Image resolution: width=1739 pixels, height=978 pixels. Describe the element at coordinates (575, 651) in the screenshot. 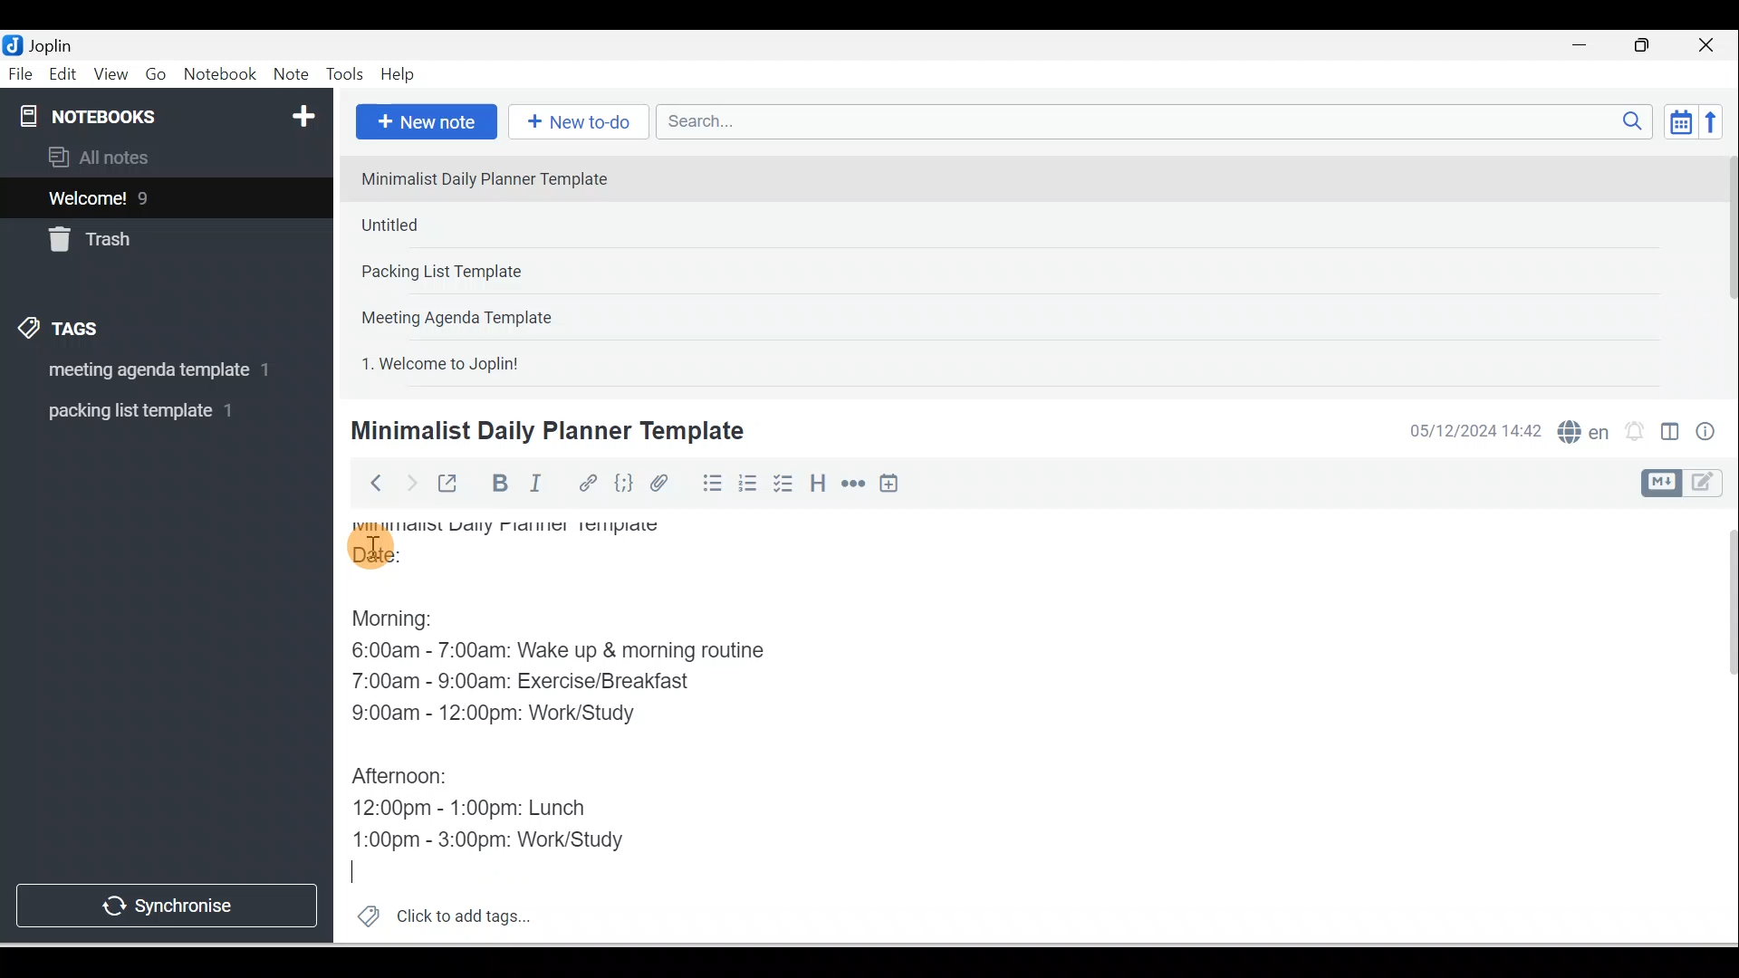

I see `6:00am - 7:00am: Wake up & morning routine` at that location.